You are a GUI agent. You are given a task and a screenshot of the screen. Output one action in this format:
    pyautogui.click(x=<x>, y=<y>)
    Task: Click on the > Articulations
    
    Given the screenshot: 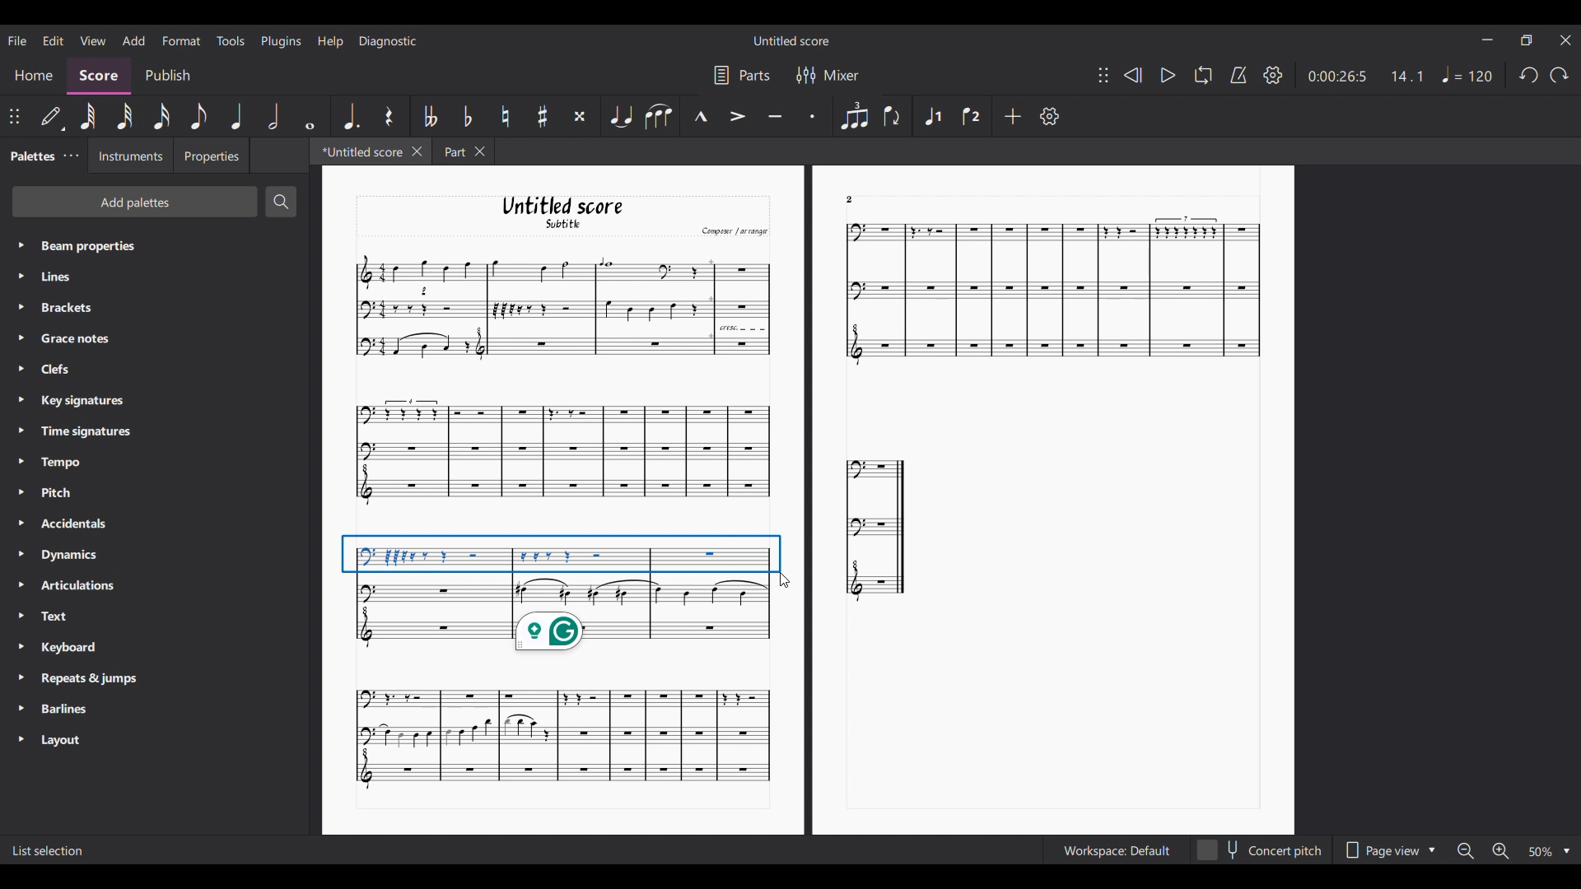 What is the action you would take?
    pyautogui.click(x=71, y=589)
    